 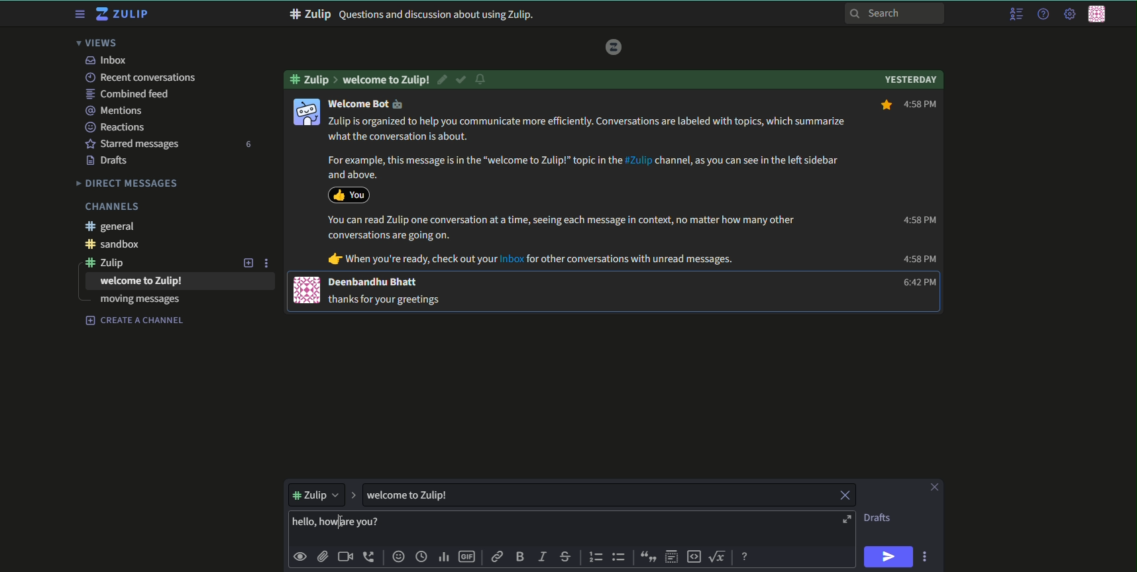 What do you see at coordinates (370, 557) in the screenshot?
I see `add voice call` at bounding box center [370, 557].